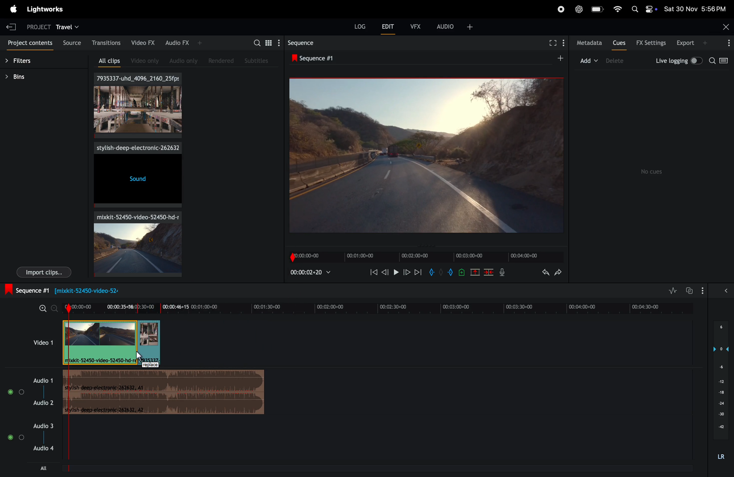 Image resolution: width=734 pixels, height=477 pixels. What do you see at coordinates (35, 26) in the screenshot?
I see `project` at bounding box center [35, 26].